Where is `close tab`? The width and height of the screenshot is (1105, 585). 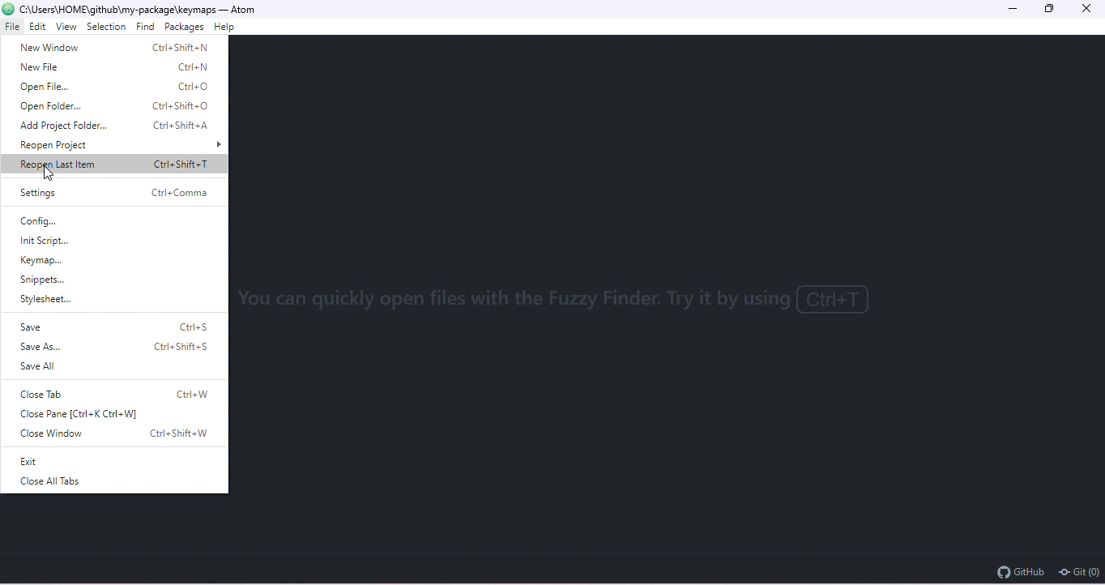 close tab is located at coordinates (117, 395).